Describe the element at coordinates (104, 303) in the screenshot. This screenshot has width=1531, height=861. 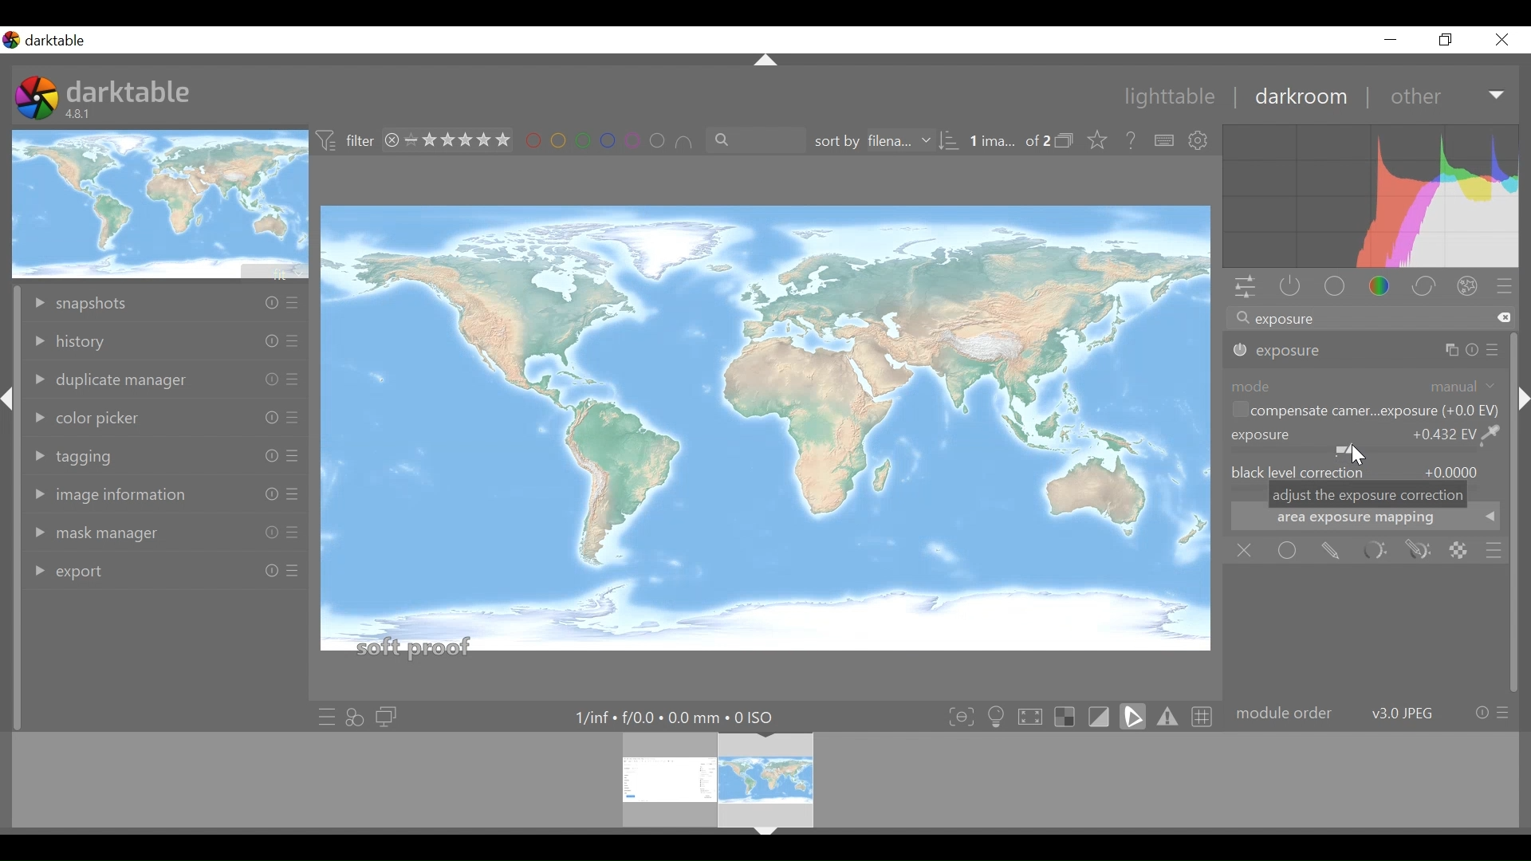
I see `snapshots` at that location.